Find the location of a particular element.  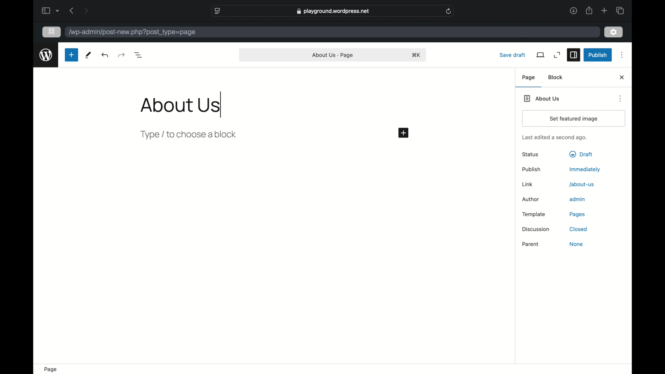

author is located at coordinates (531, 200).